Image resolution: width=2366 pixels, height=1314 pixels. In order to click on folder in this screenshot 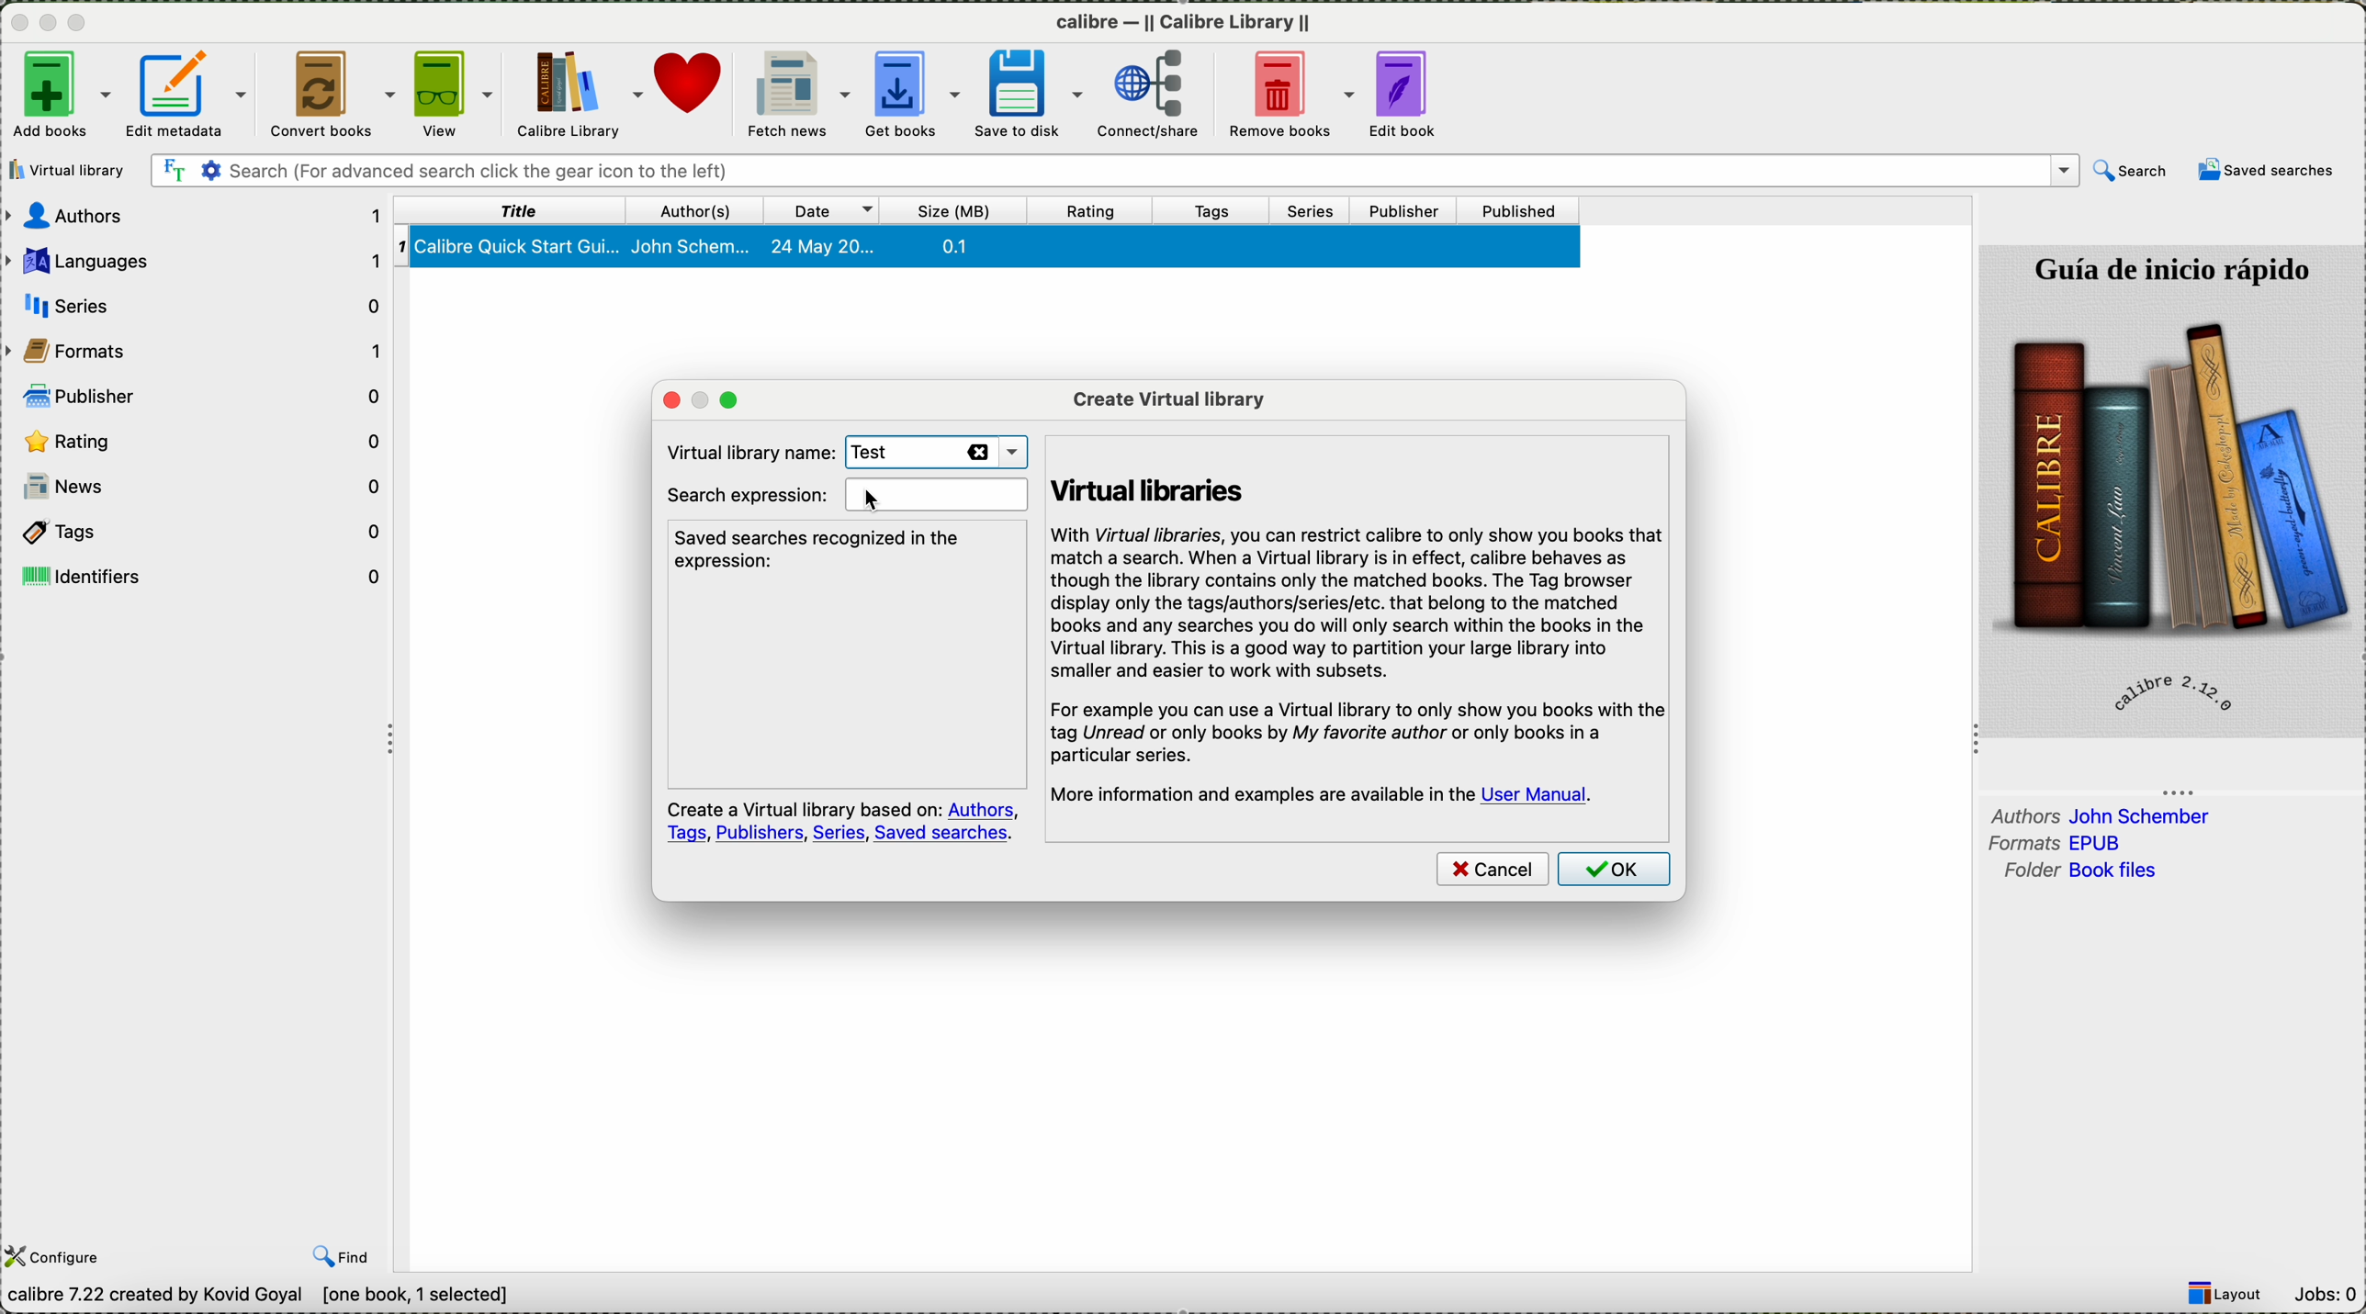, I will do `click(2076, 871)`.